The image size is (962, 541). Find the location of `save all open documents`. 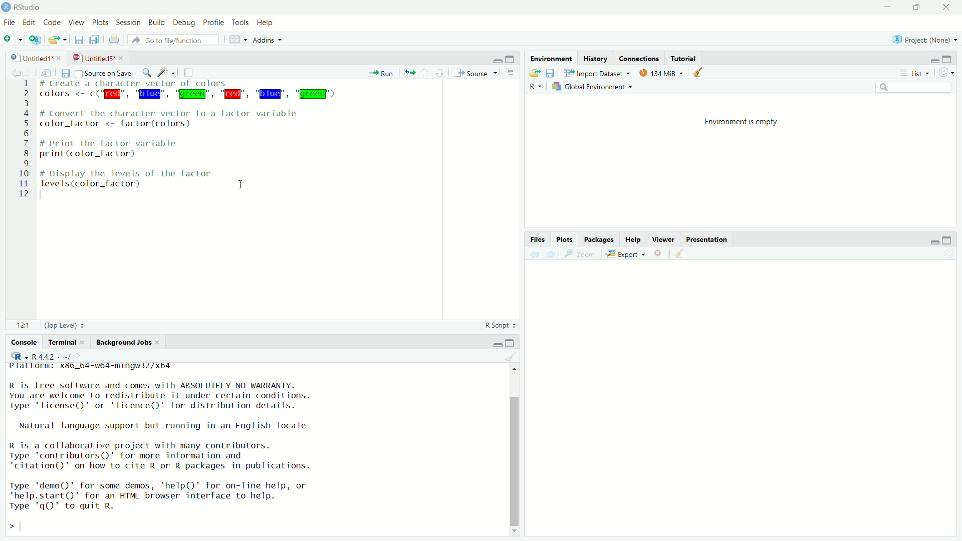

save all open documents is located at coordinates (95, 41).